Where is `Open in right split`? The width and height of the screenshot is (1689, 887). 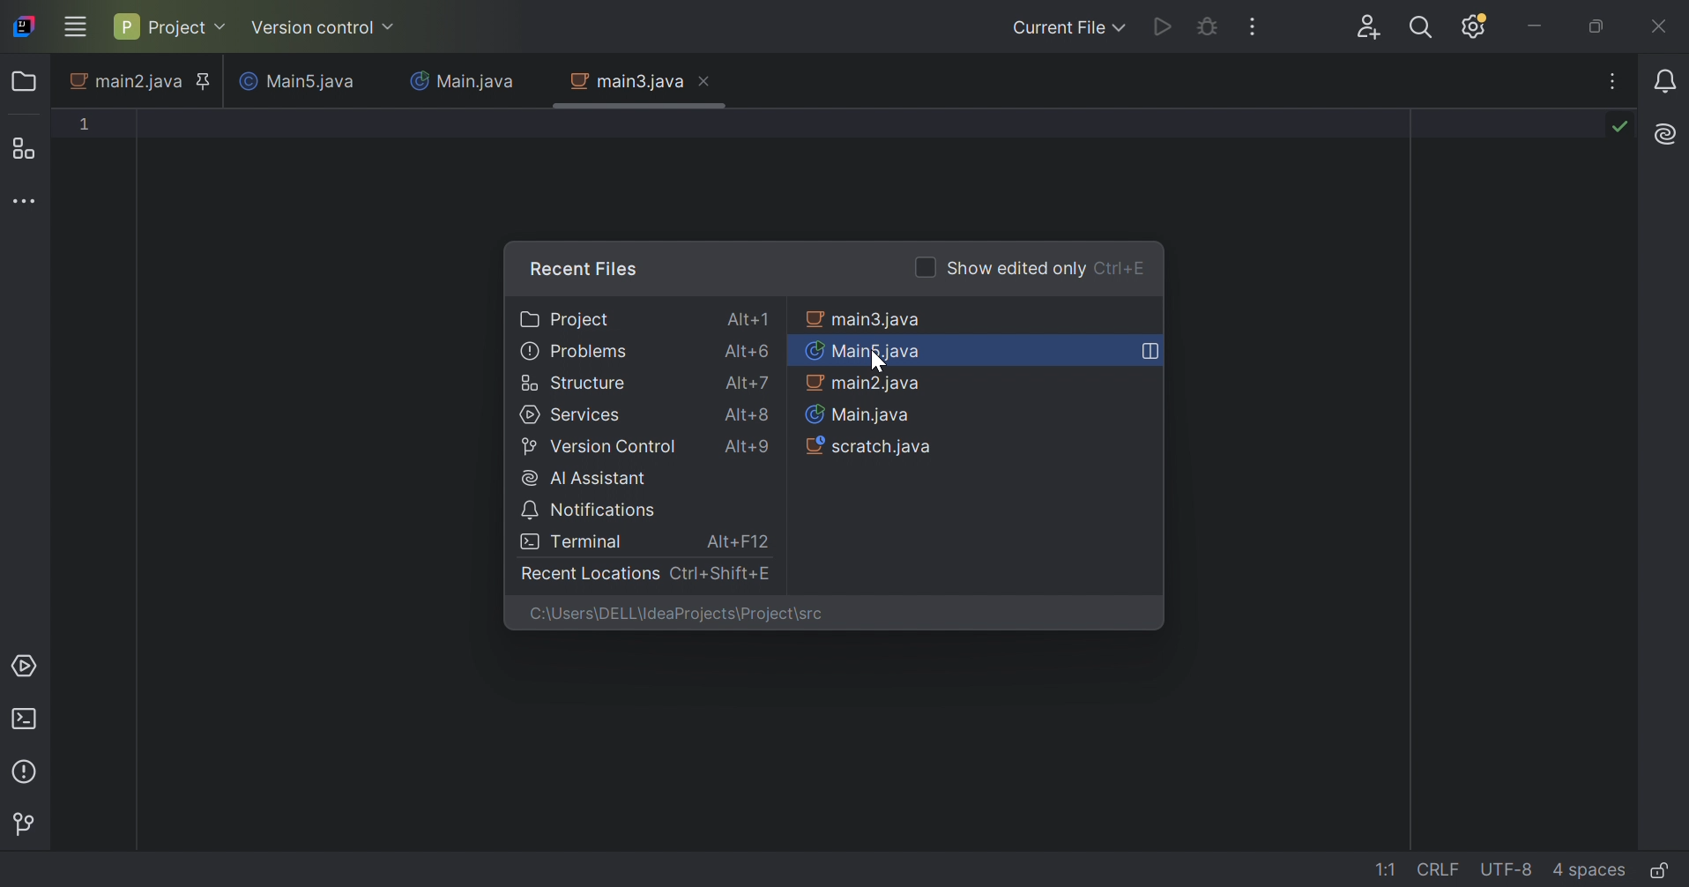 Open in right split is located at coordinates (1153, 352).